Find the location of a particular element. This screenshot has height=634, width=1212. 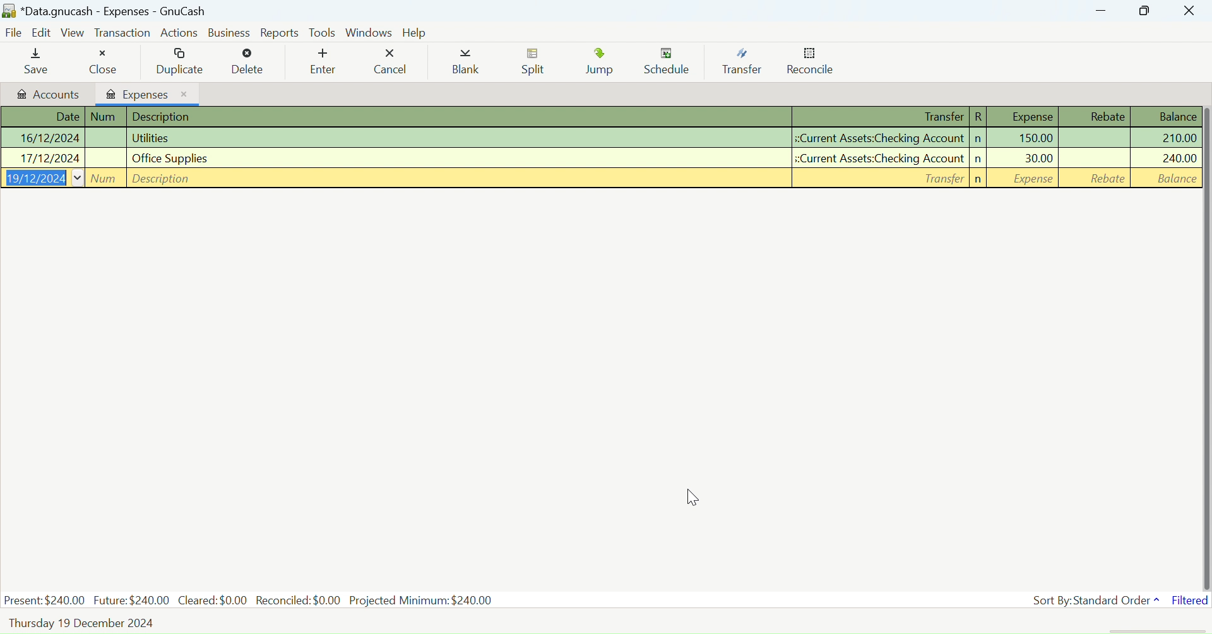

Thursday, 19 December 2024 is located at coordinates (83, 624).